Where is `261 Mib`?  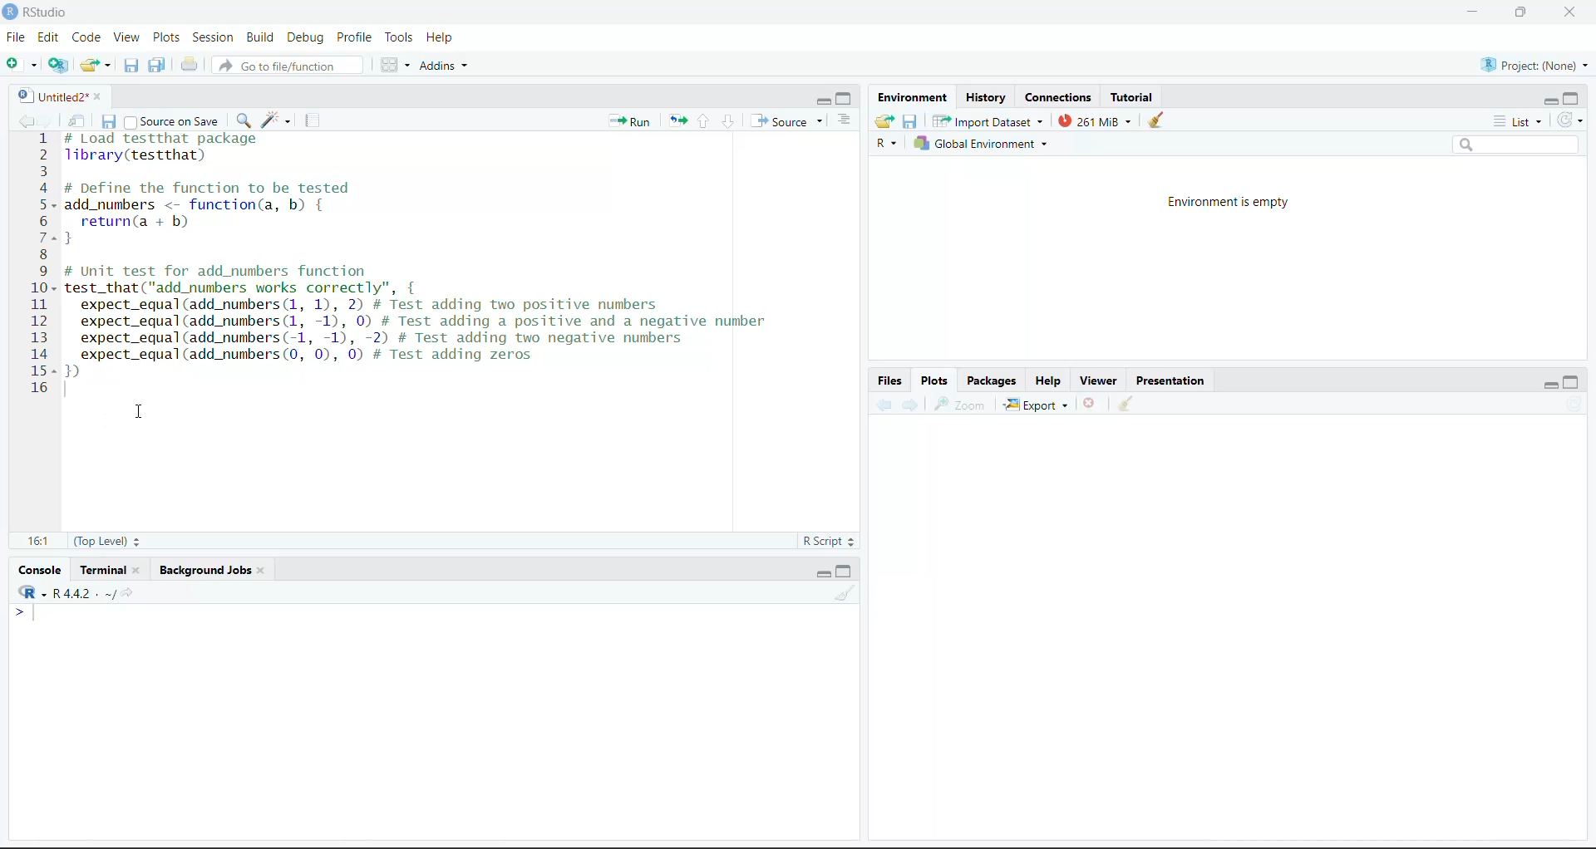
261 Mib is located at coordinates (1096, 121).